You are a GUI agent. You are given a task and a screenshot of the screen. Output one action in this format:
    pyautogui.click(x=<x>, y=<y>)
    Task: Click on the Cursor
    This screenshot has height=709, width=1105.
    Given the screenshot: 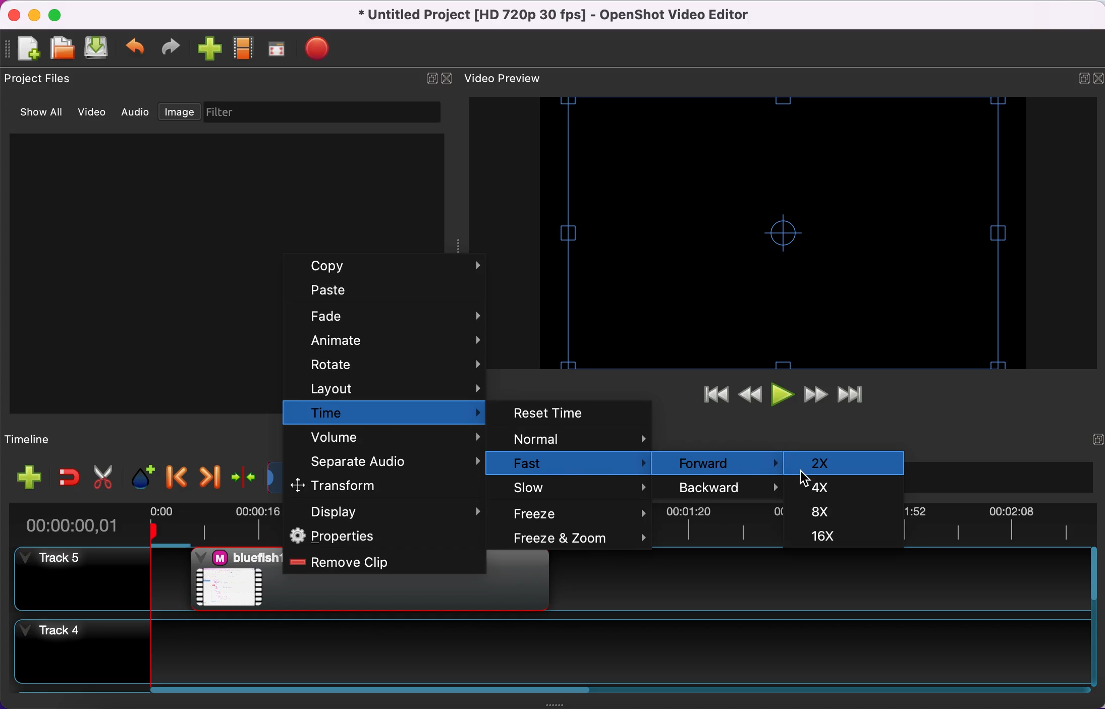 What is the action you would take?
    pyautogui.click(x=809, y=478)
    